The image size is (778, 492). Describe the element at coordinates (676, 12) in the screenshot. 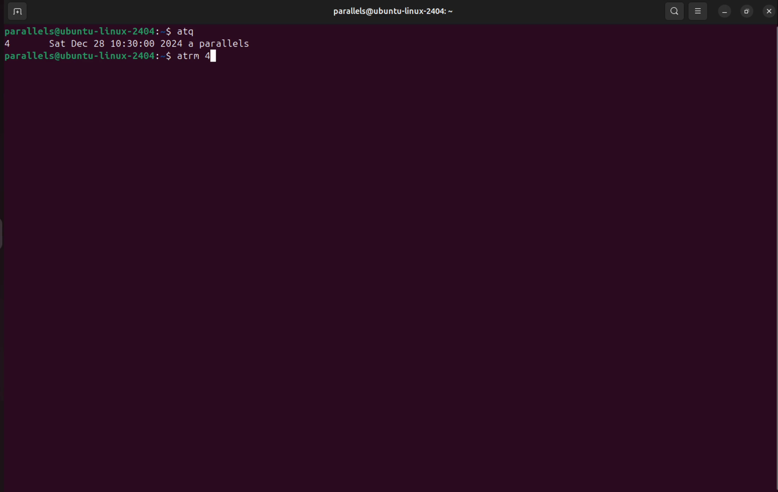

I see `search` at that location.